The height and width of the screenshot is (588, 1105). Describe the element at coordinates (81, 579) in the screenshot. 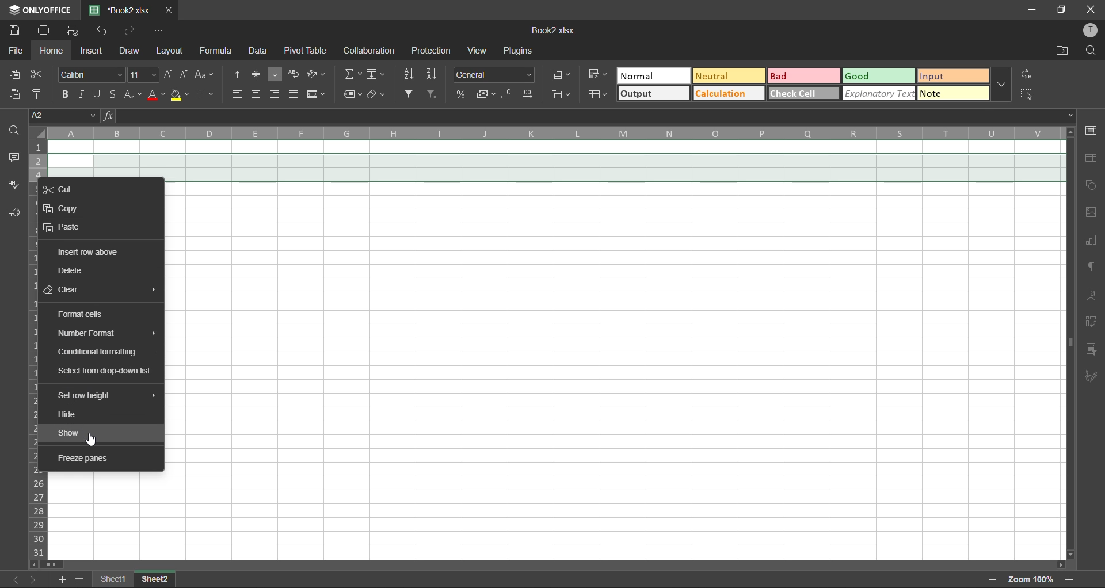

I see `sheet list` at that location.